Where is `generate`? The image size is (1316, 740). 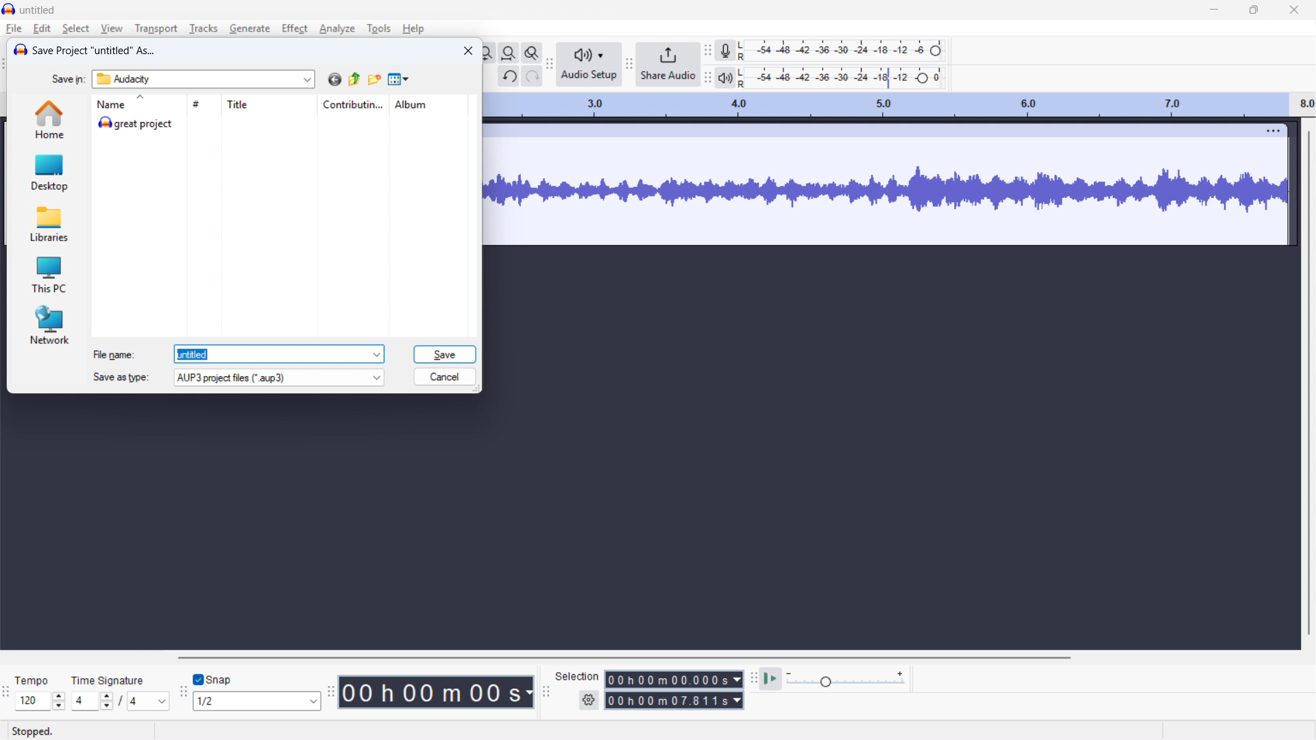
generate is located at coordinates (249, 29).